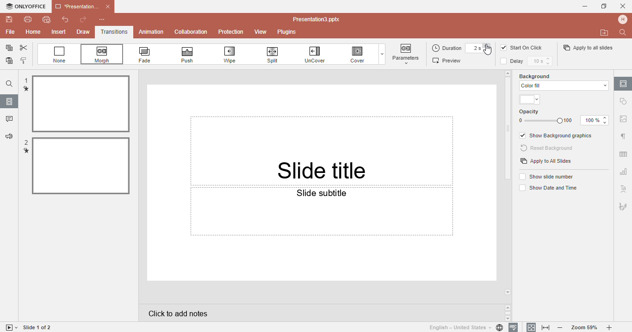 This screenshot has height=332, width=632. Describe the element at coordinates (26, 152) in the screenshot. I see `transition mark` at that location.